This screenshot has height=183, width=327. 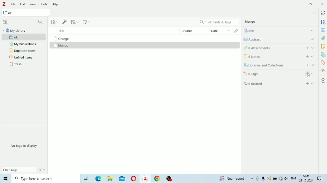 What do you see at coordinates (171, 179) in the screenshot?
I see `OBS Studio` at bounding box center [171, 179].